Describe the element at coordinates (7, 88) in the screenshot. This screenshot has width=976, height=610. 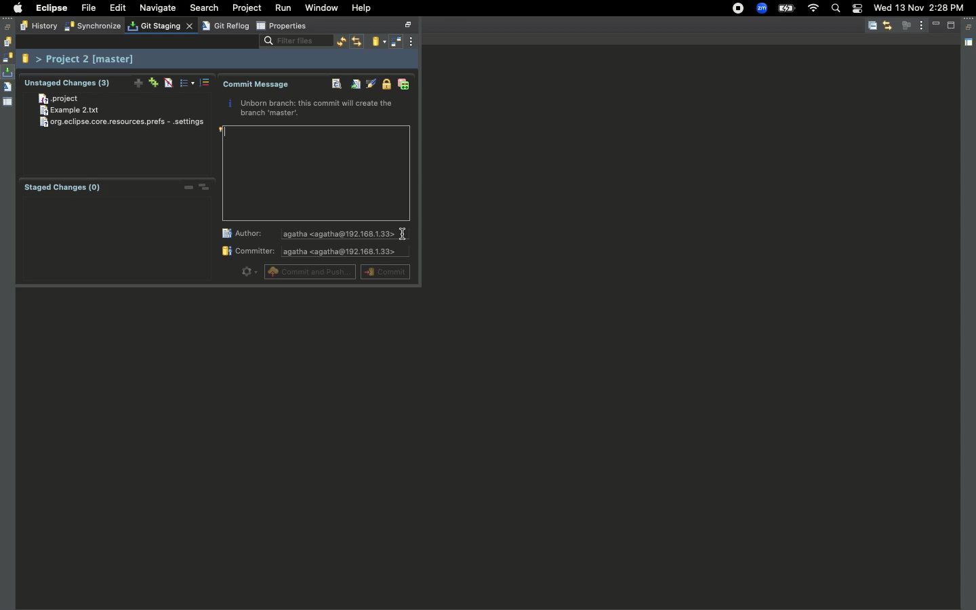
I see `Git reflog` at that location.